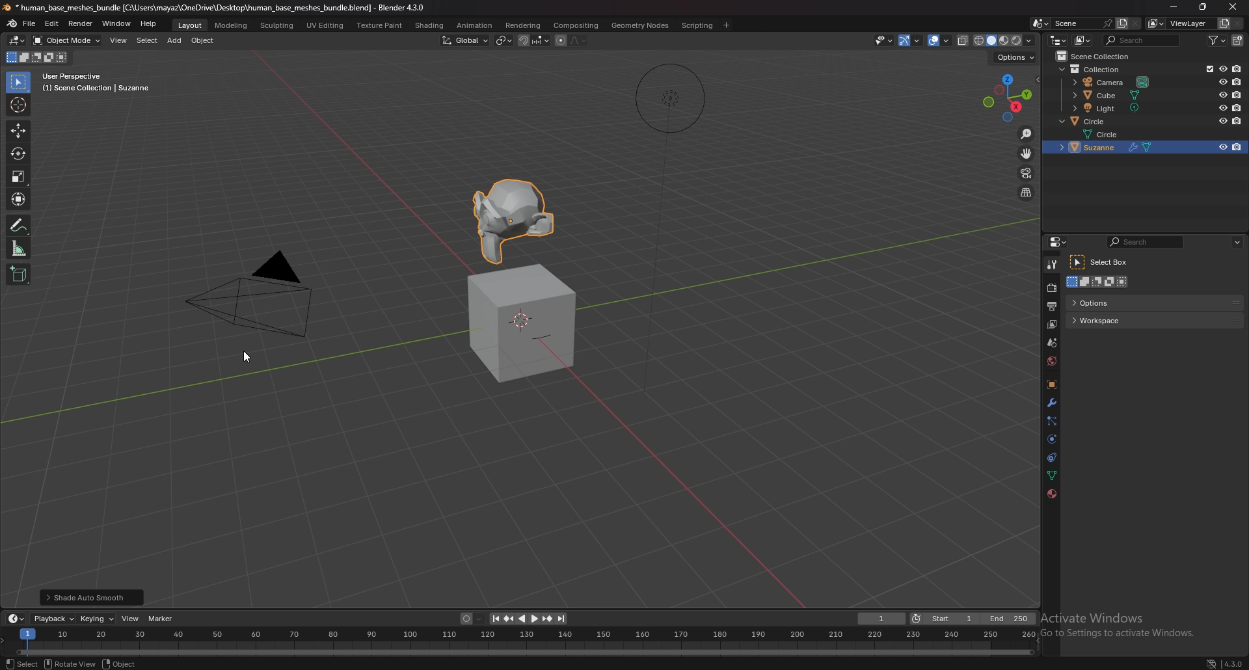  Describe the element at coordinates (19, 662) in the screenshot. I see `select` at that location.